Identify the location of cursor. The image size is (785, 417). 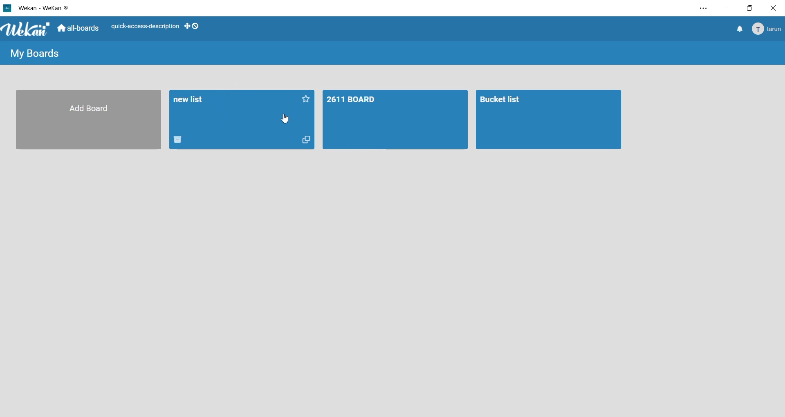
(285, 119).